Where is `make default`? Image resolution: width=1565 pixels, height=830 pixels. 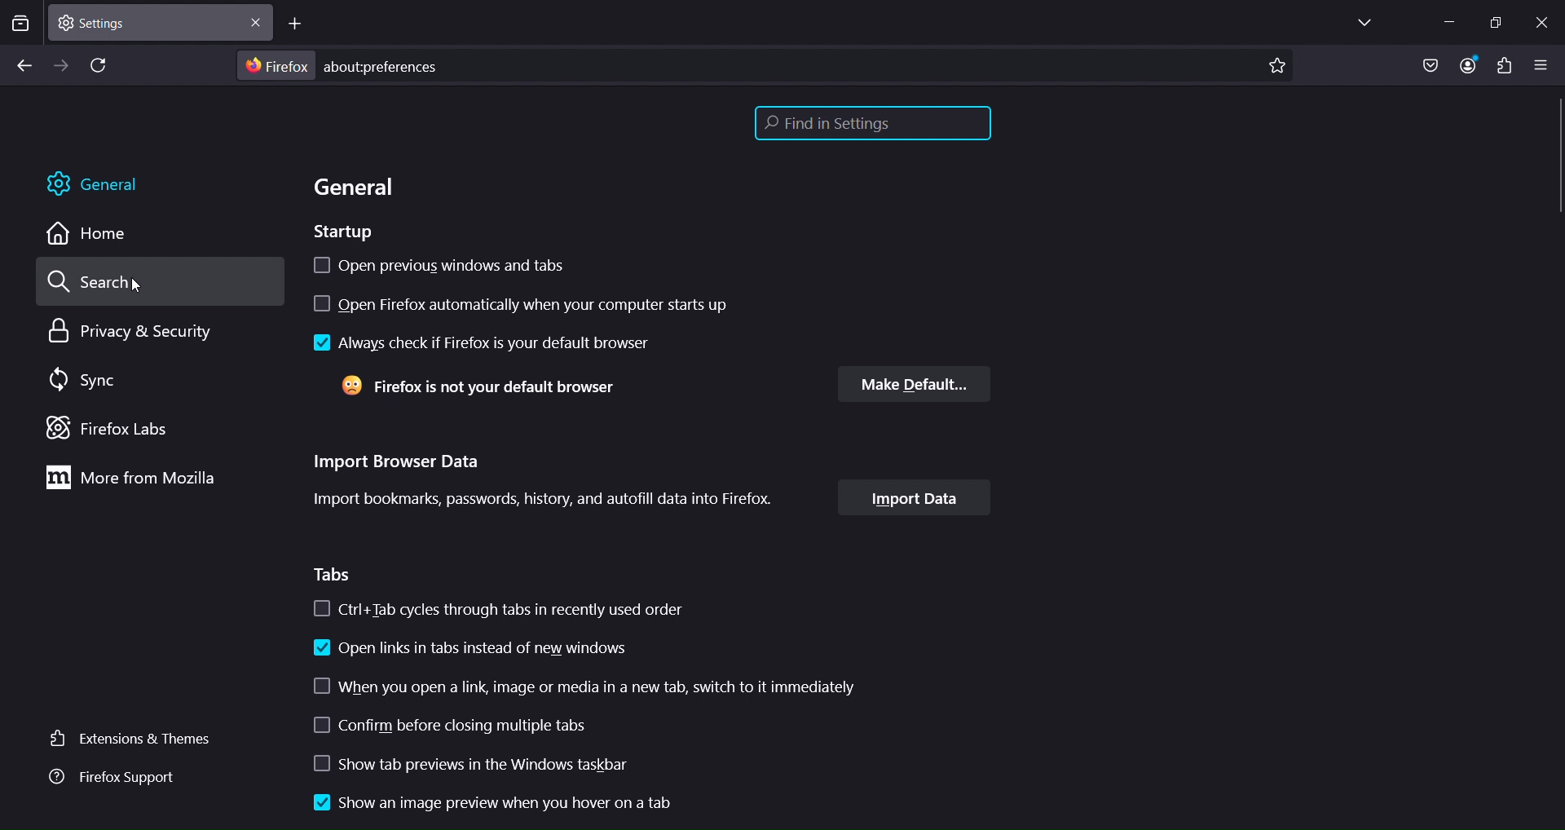
make default is located at coordinates (913, 384).